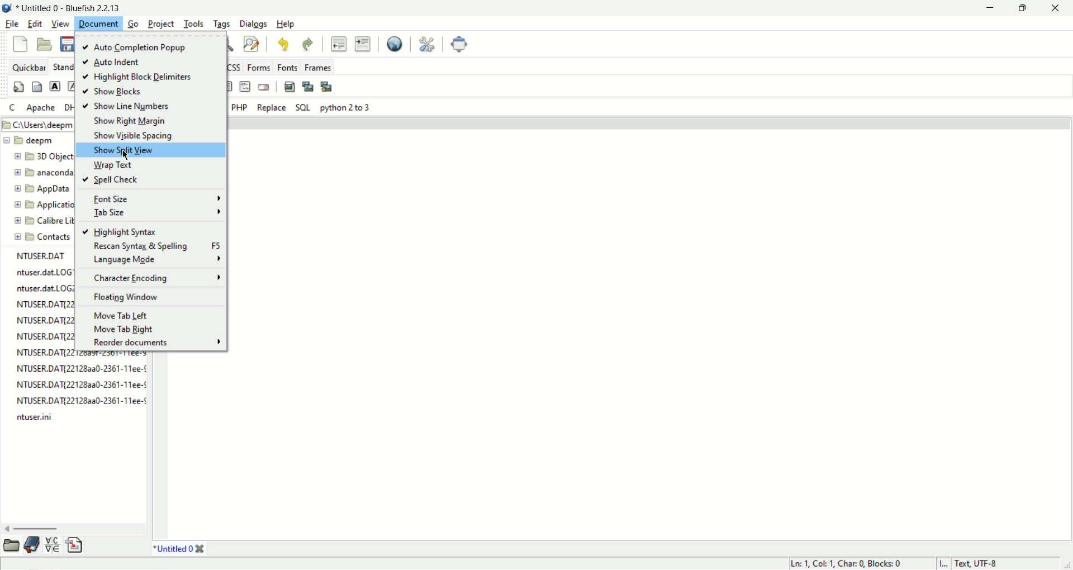 The width and height of the screenshot is (1073, 570). I want to click on Untitled, so click(172, 549).